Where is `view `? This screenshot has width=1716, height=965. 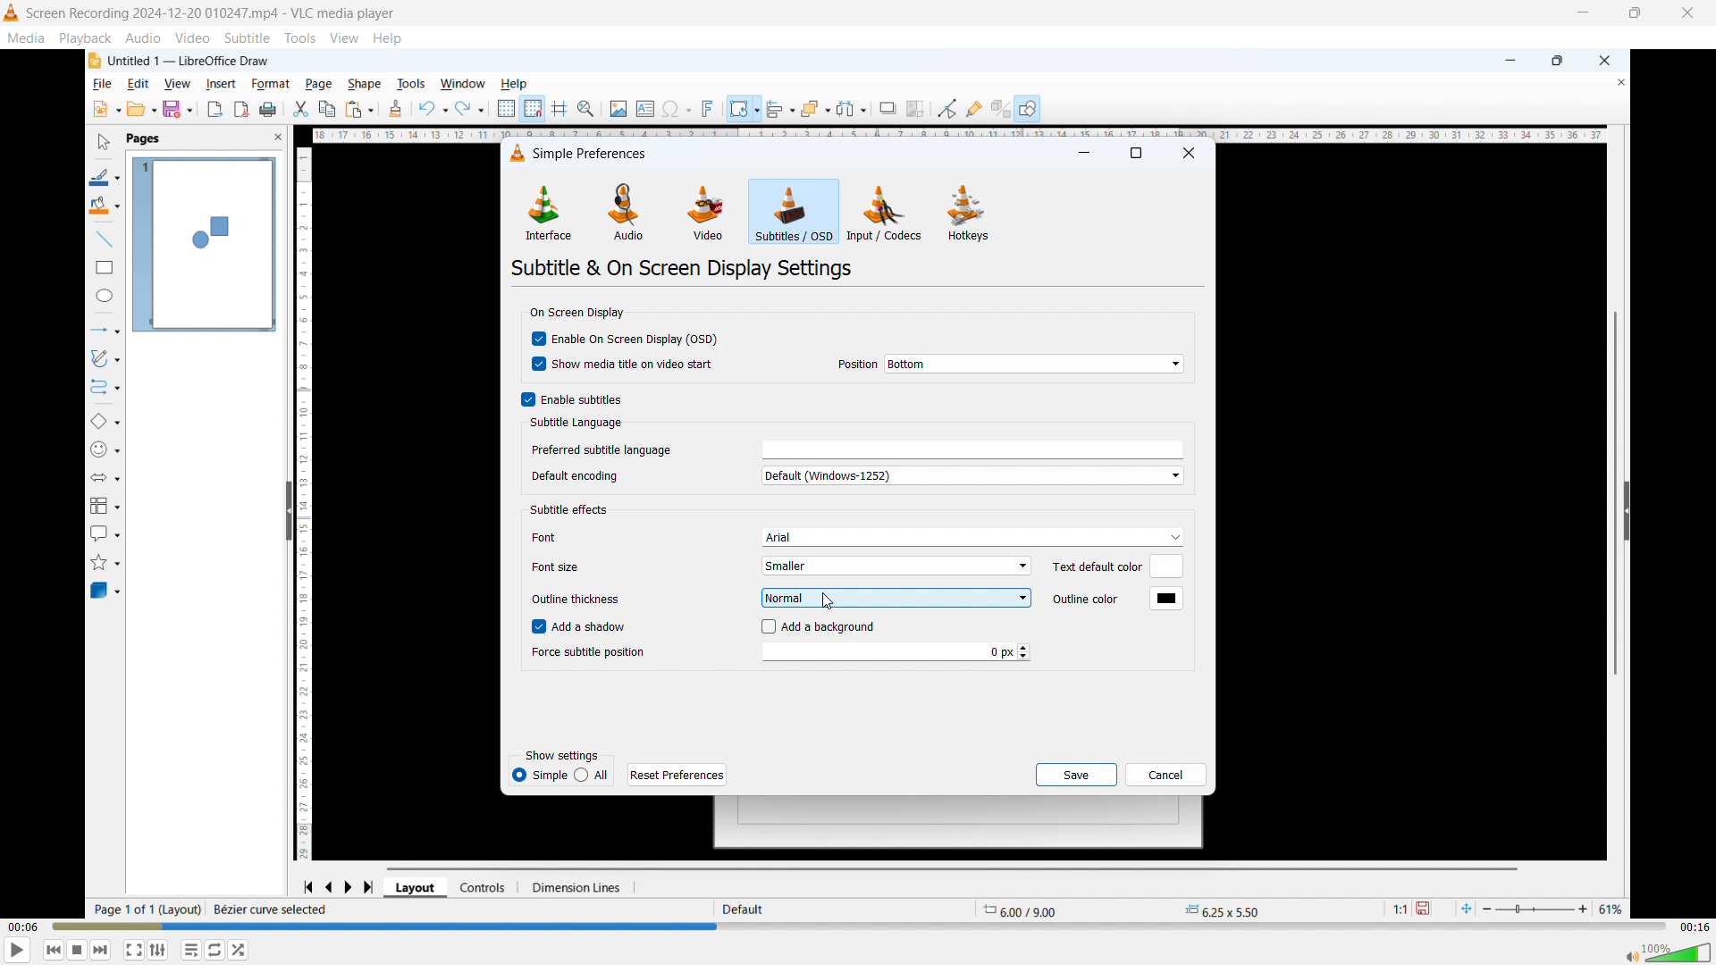 view  is located at coordinates (343, 38).